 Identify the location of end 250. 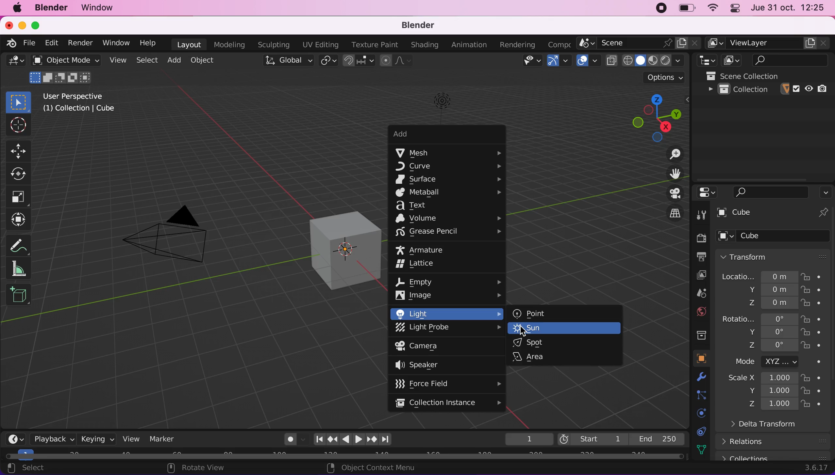
(657, 438).